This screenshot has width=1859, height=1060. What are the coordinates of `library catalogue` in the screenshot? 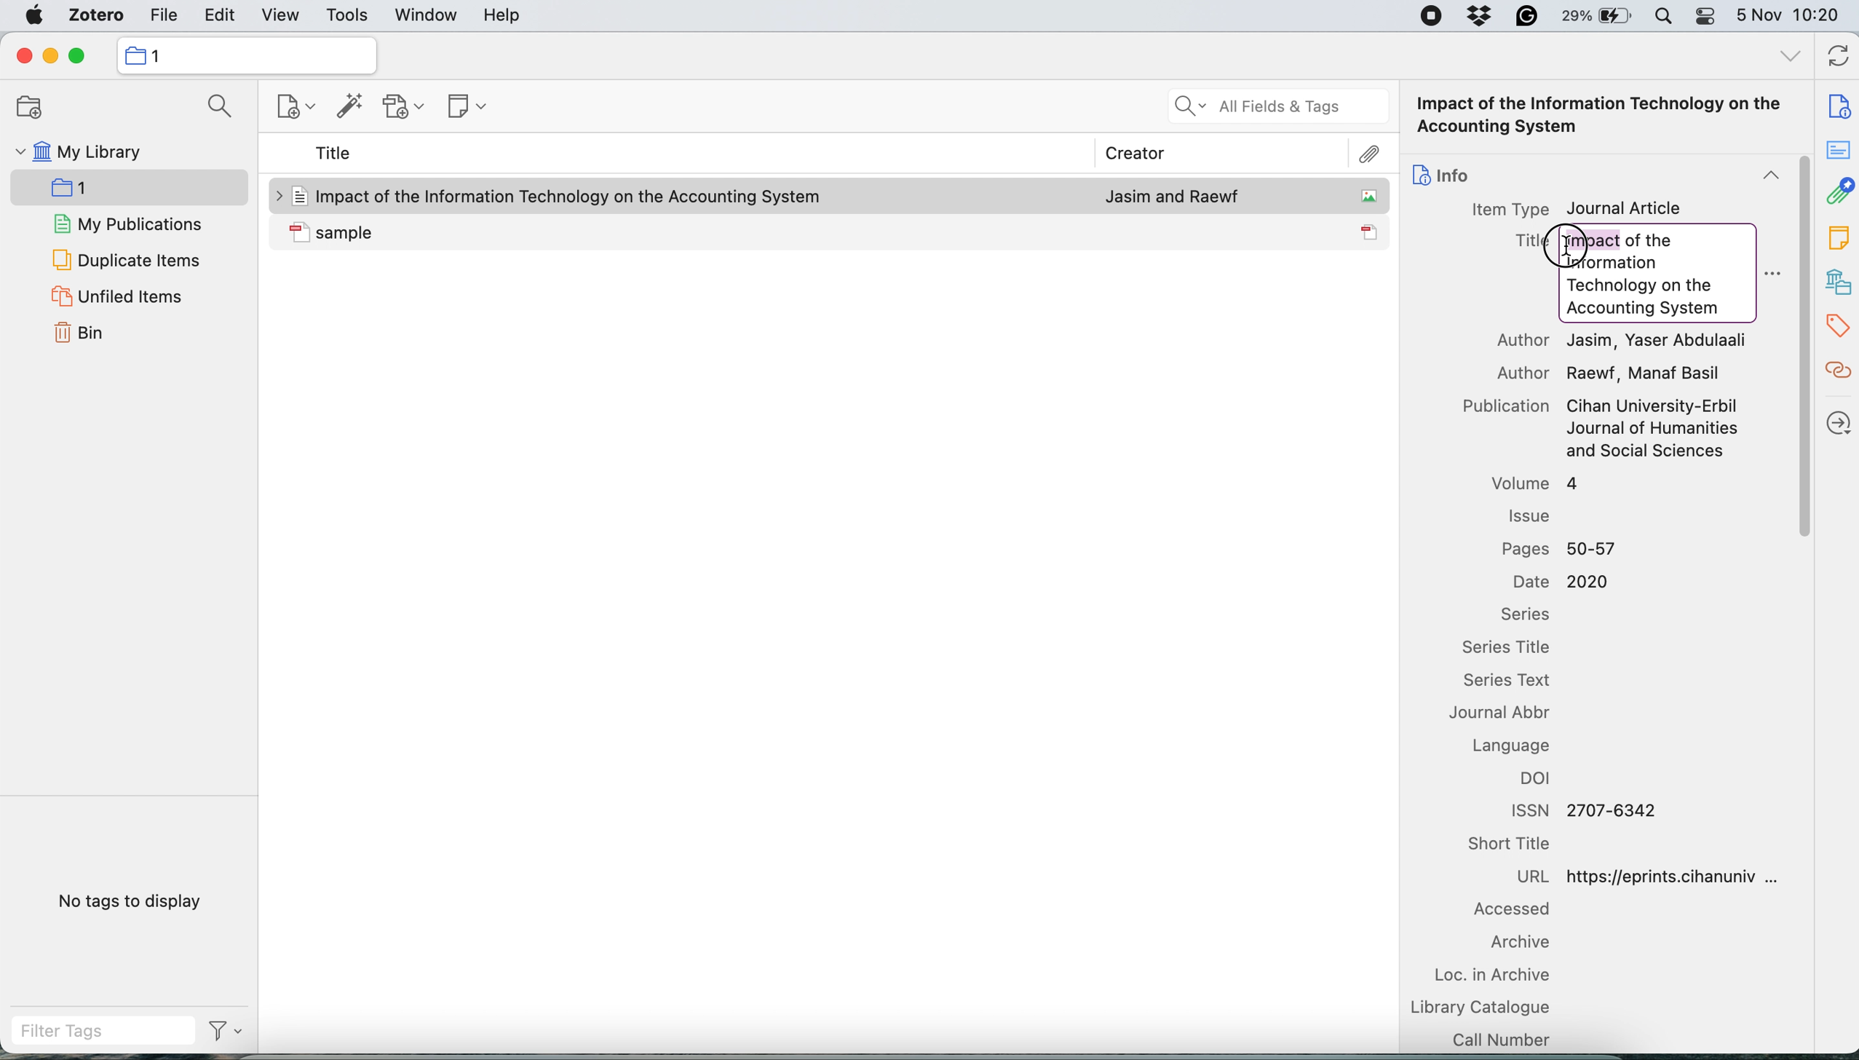 It's located at (1498, 1007).